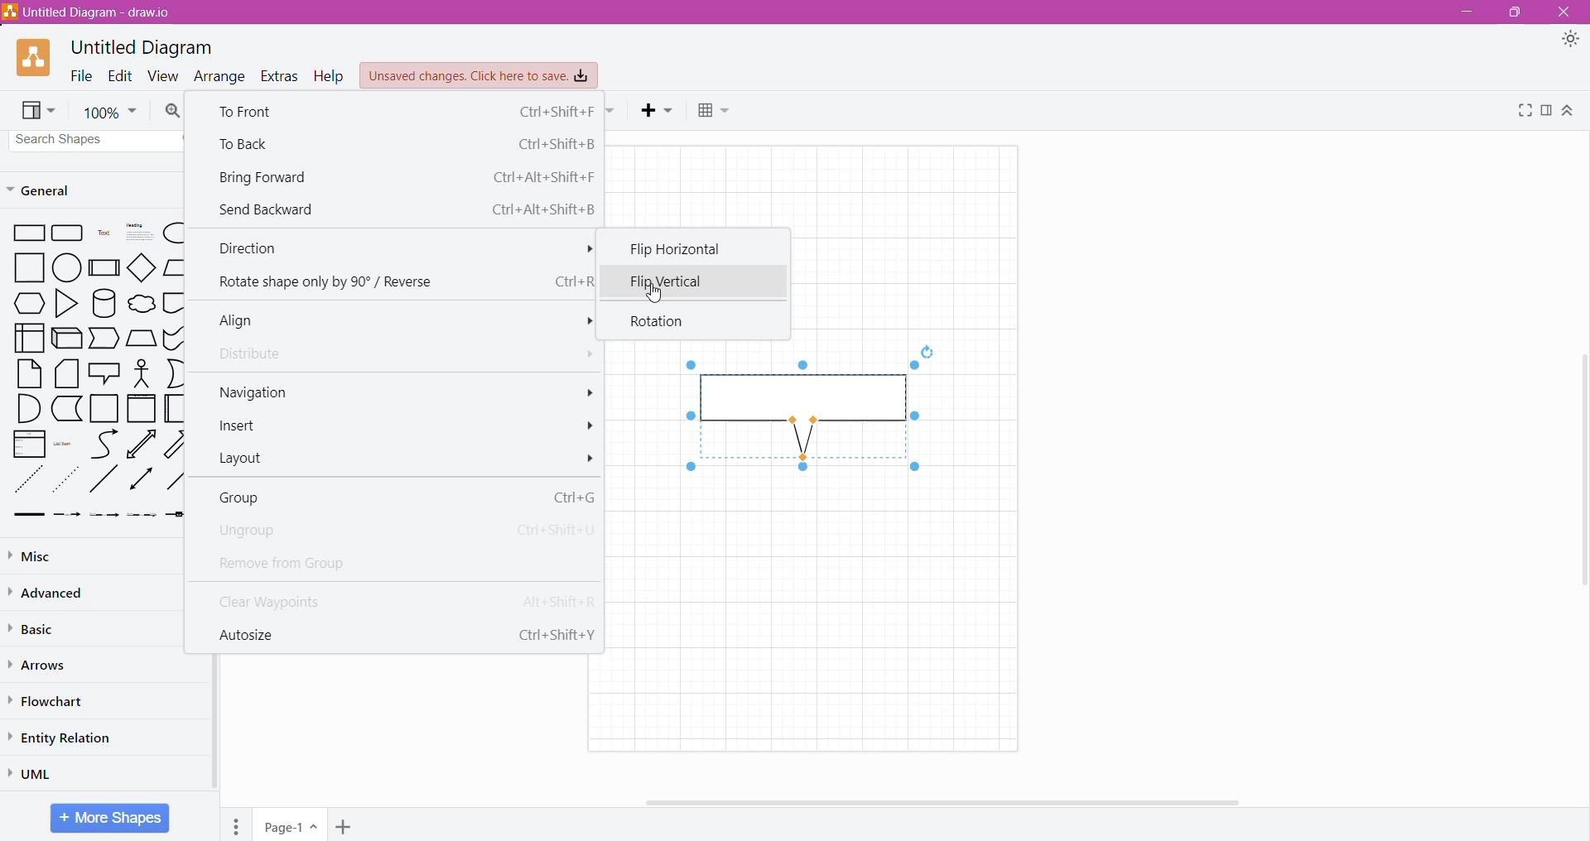 The width and height of the screenshot is (1590, 841). Describe the element at coordinates (1566, 12) in the screenshot. I see `Close` at that location.